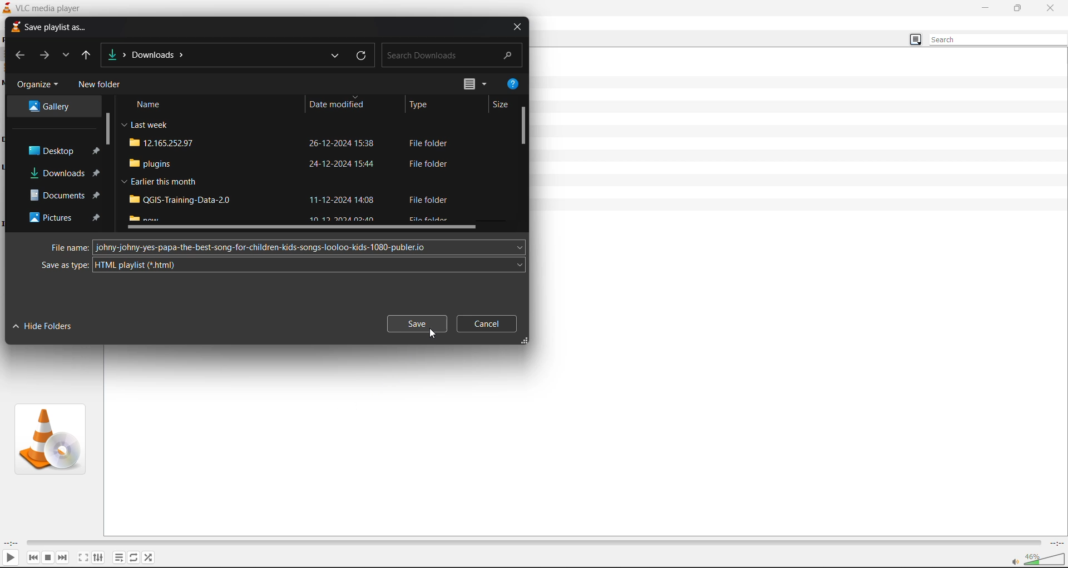  What do you see at coordinates (12, 557) in the screenshot?
I see `play` at bounding box center [12, 557].